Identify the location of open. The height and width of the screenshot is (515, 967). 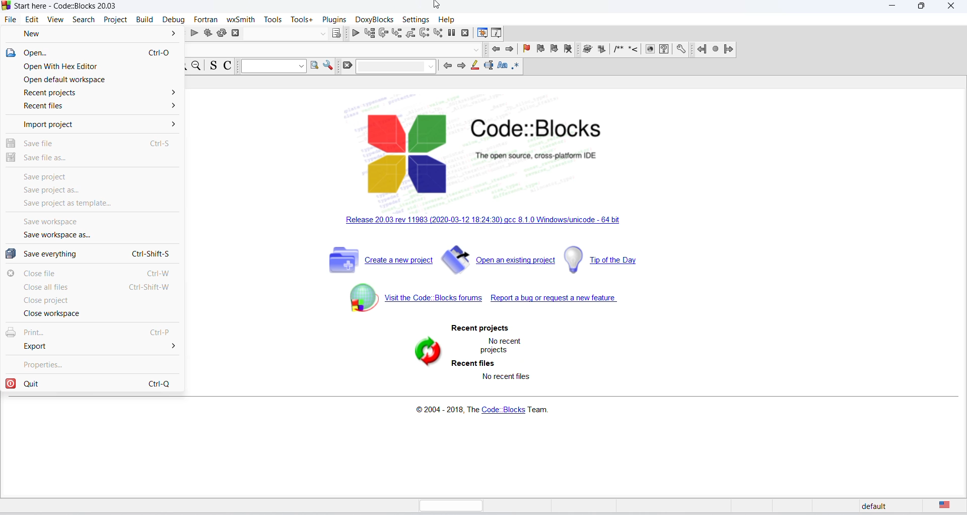
(90, 52).